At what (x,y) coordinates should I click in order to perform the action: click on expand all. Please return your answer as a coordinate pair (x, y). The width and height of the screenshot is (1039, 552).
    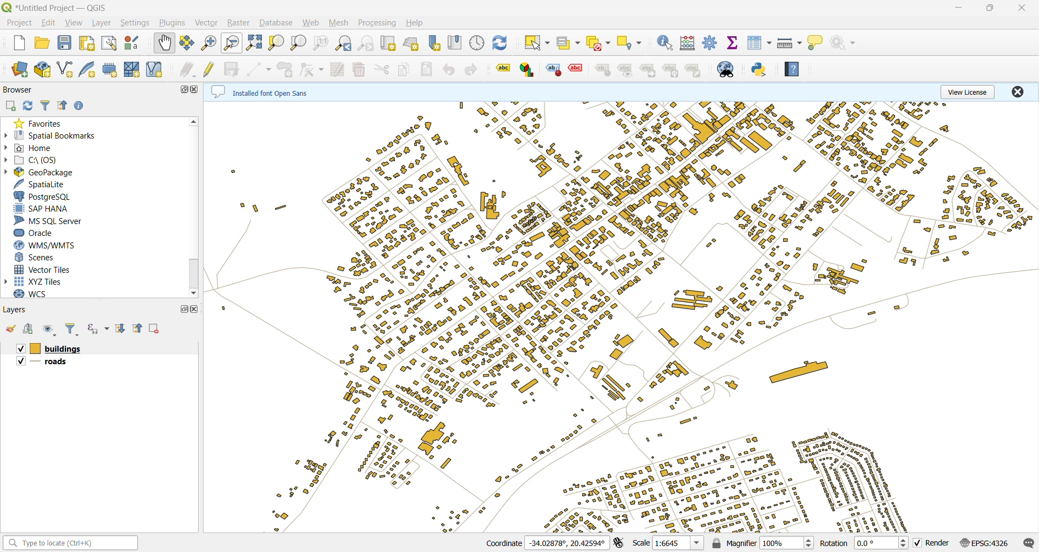
    Looking at the image, I should click on (117, 329).